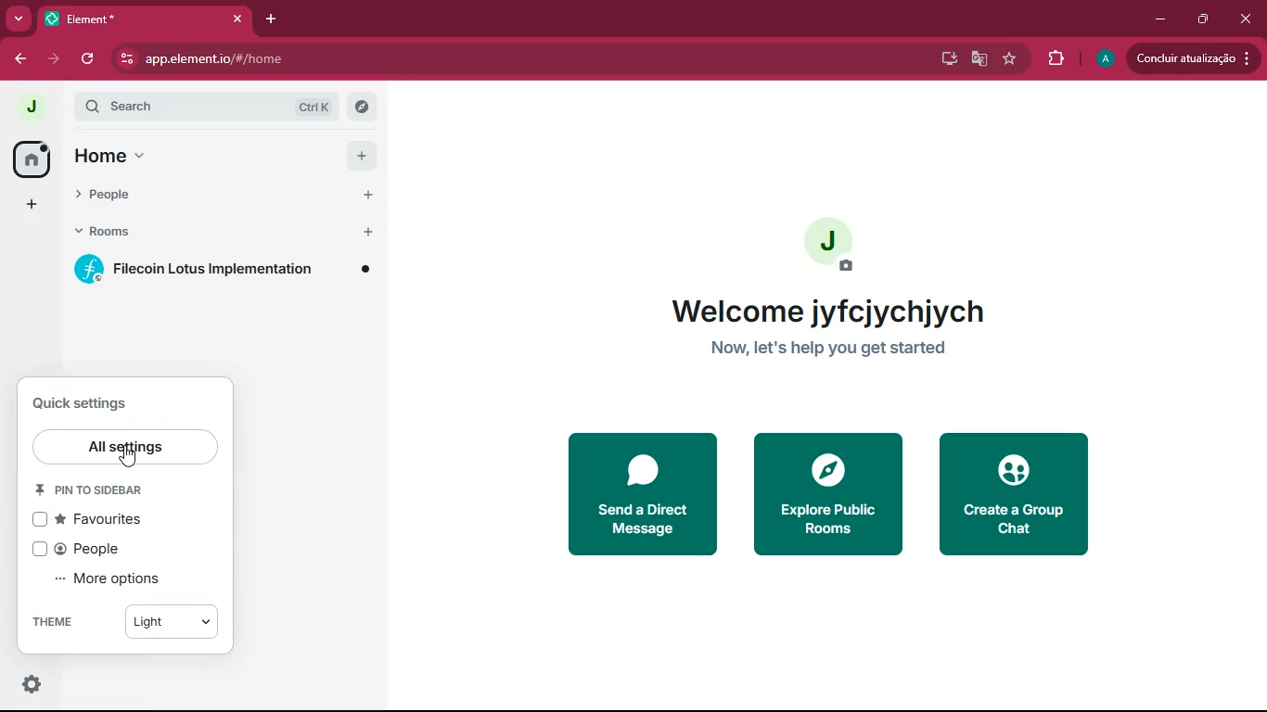 This screenshot has width=1267, height=712. What do you see at coordinates (645, 494) in the screenshot?
I see `send a direct message` at bounding box center [645, 494].